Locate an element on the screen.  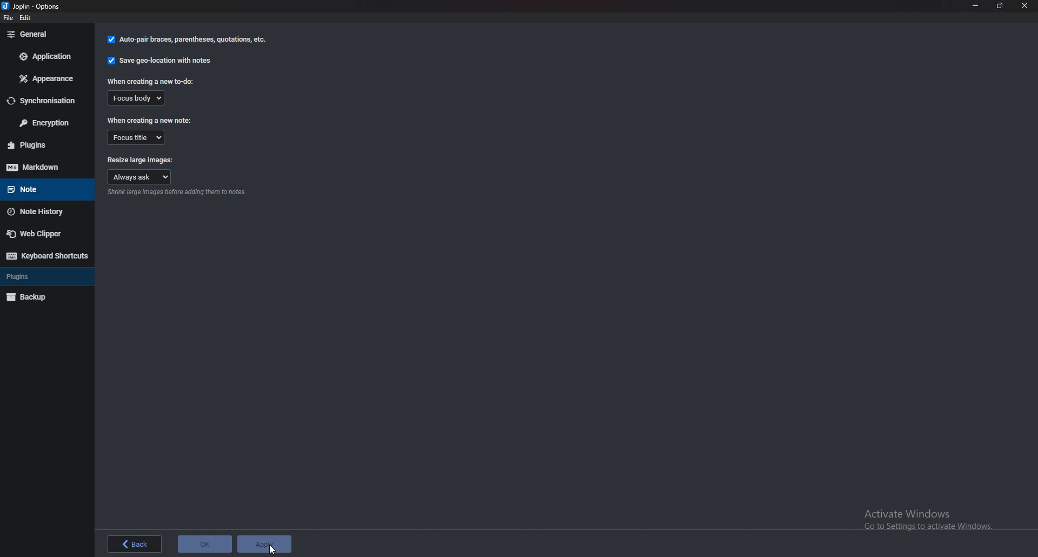
apply is located at coordinates (267, 543).